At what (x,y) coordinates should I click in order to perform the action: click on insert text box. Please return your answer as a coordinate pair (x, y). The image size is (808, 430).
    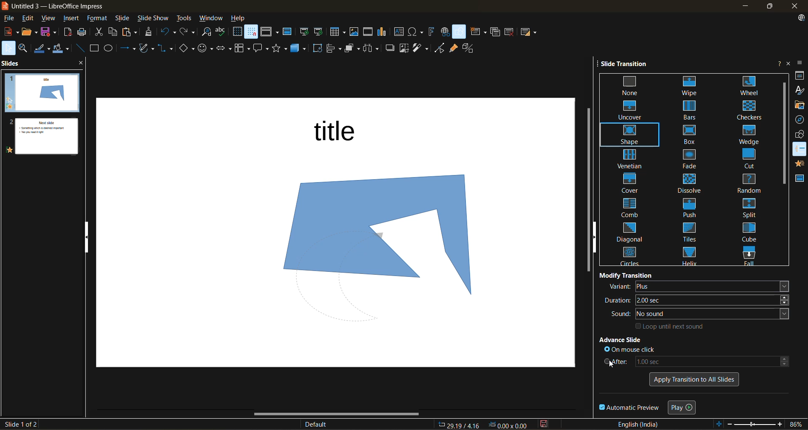
    Looking at the image, I should click on (401, 32).